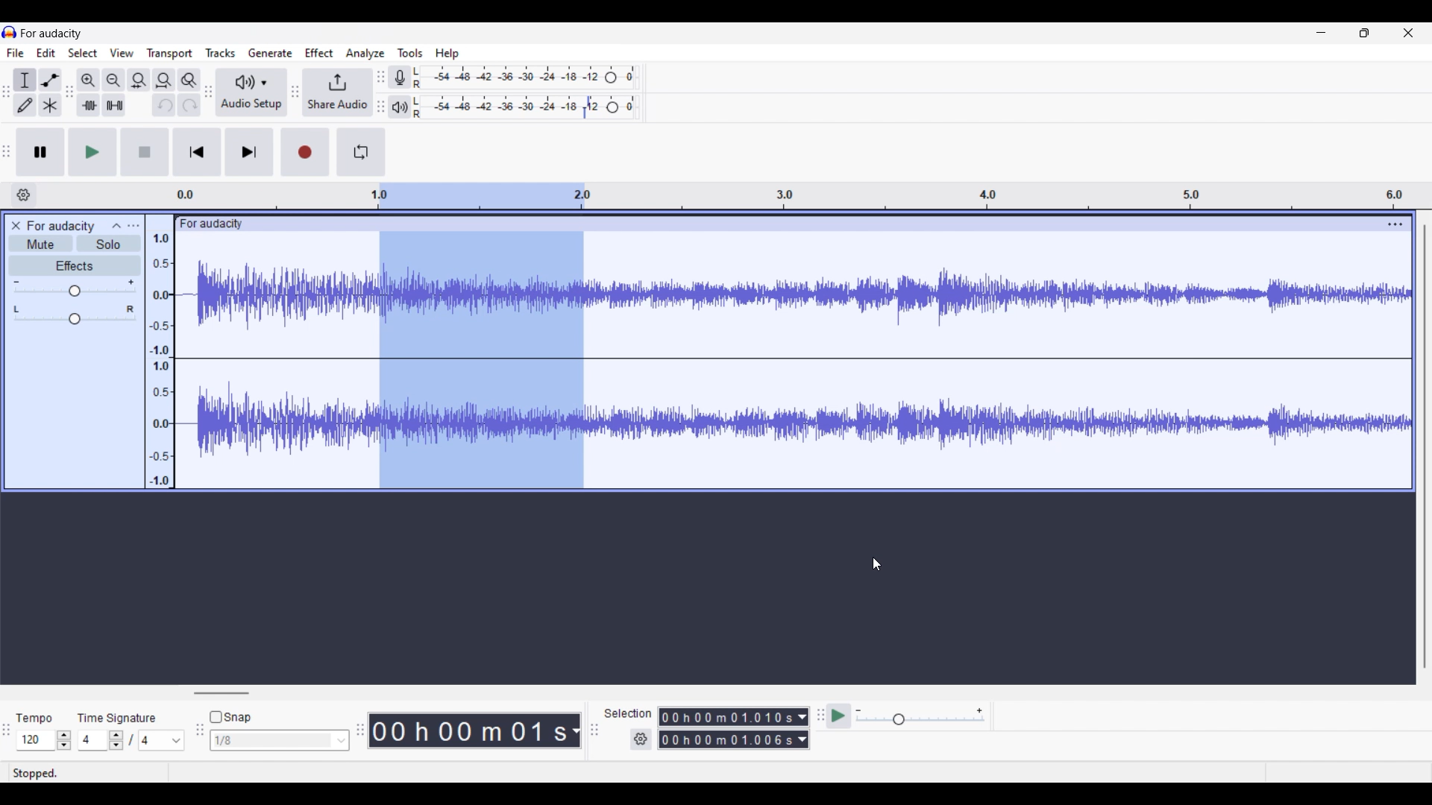 Image resolution: width=1432 pixels, height=805 pixels. Describe the element at coordinates (640, 739) in the screenshot. I see `Selection duration settings` at that location.